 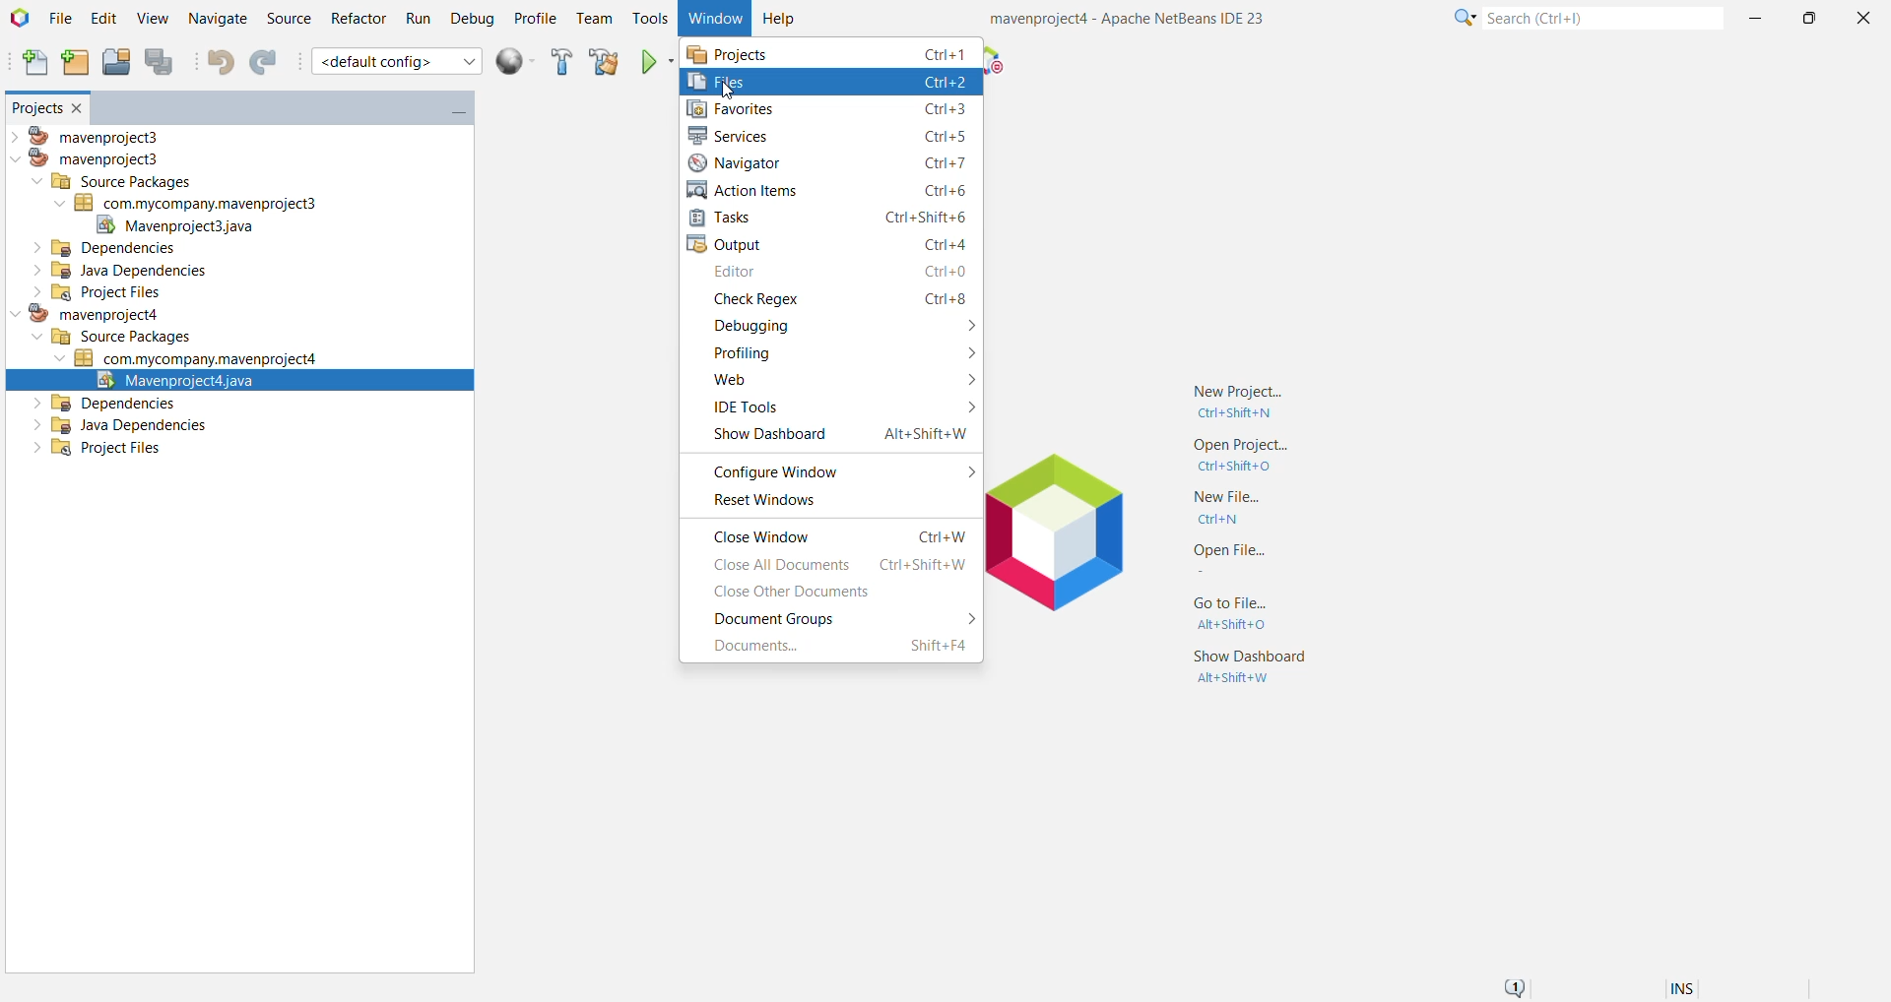 What do you see at coordinates (833, 162) in the screenshot?
I see `Navigator` at bounding box center [833, 162].